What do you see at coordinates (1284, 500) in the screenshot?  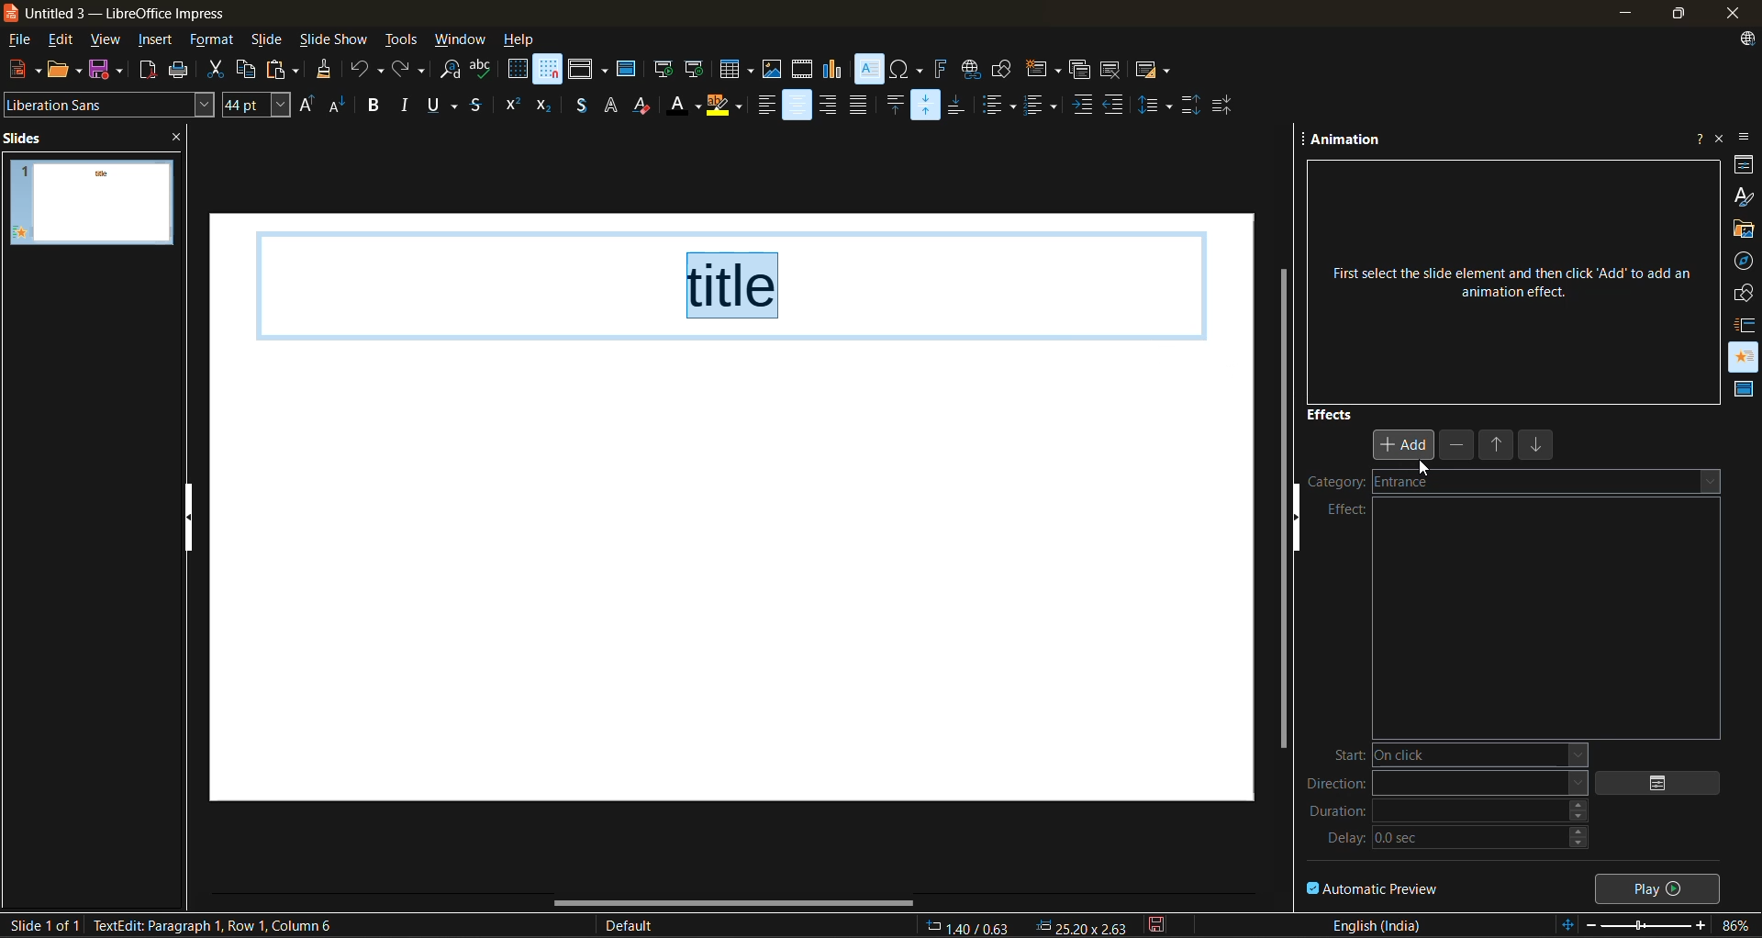 I see `vertical scroll bar` at bounding box center [1284, 500].